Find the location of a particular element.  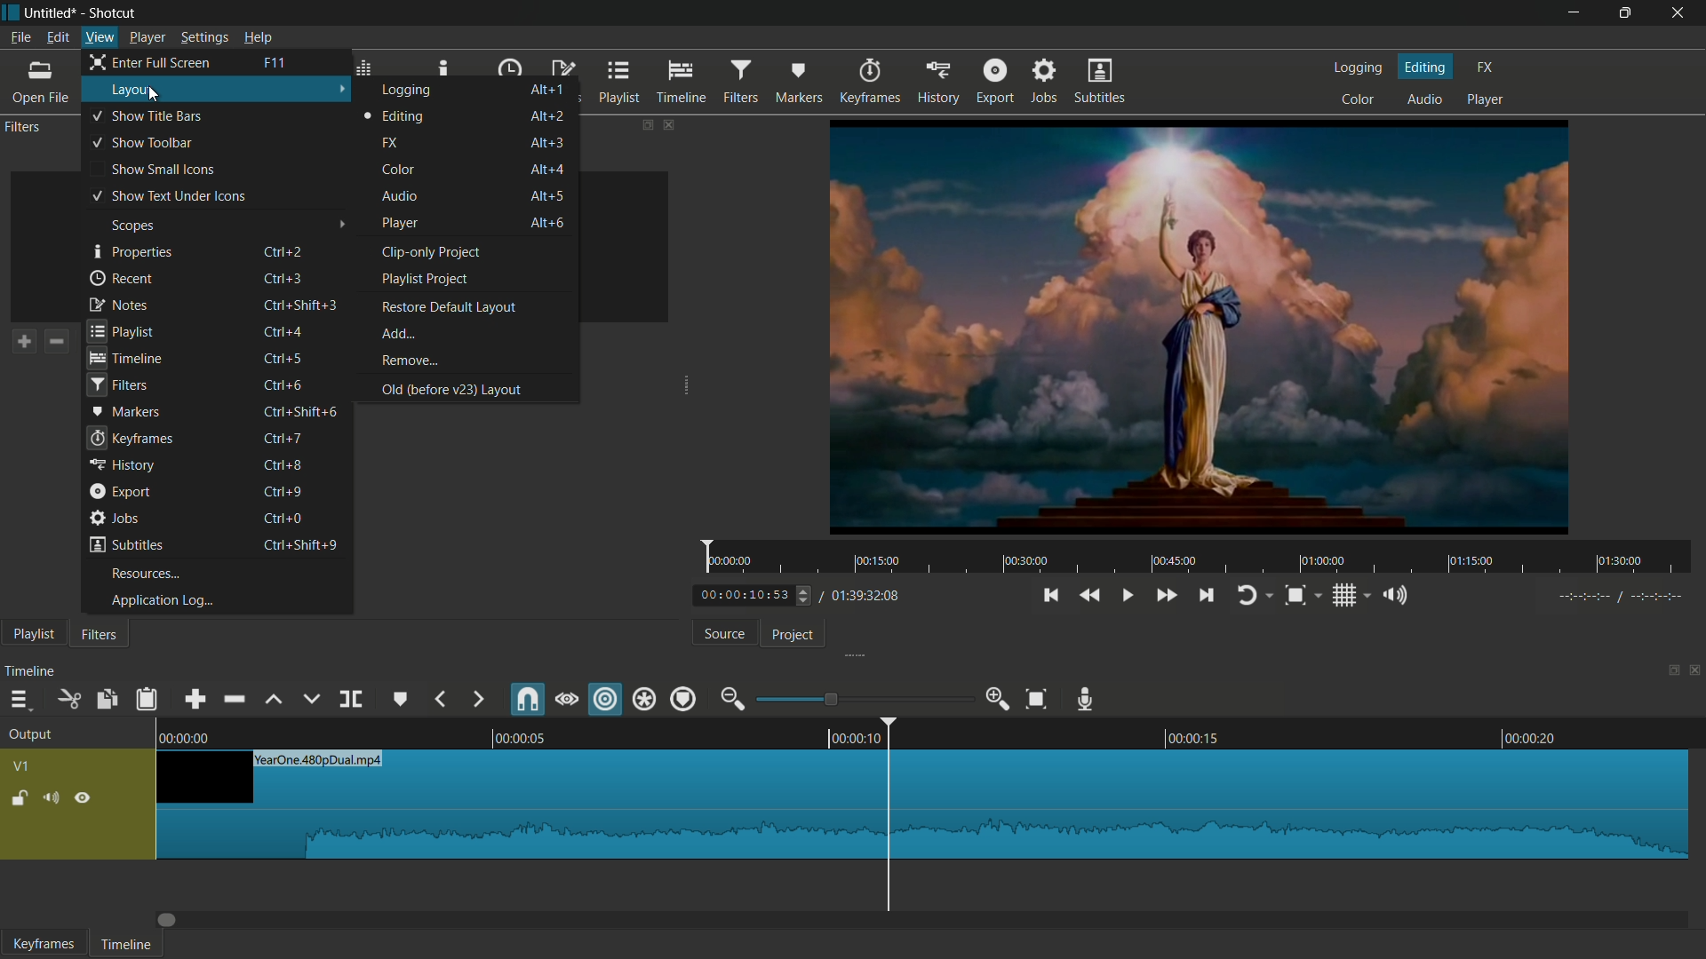

color is located at coordinates (399, 170).